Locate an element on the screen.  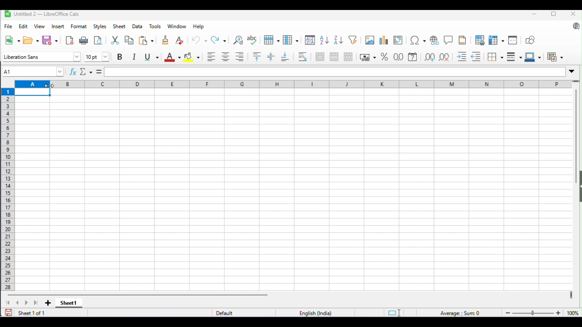
= is located at coordinates (99, 71).